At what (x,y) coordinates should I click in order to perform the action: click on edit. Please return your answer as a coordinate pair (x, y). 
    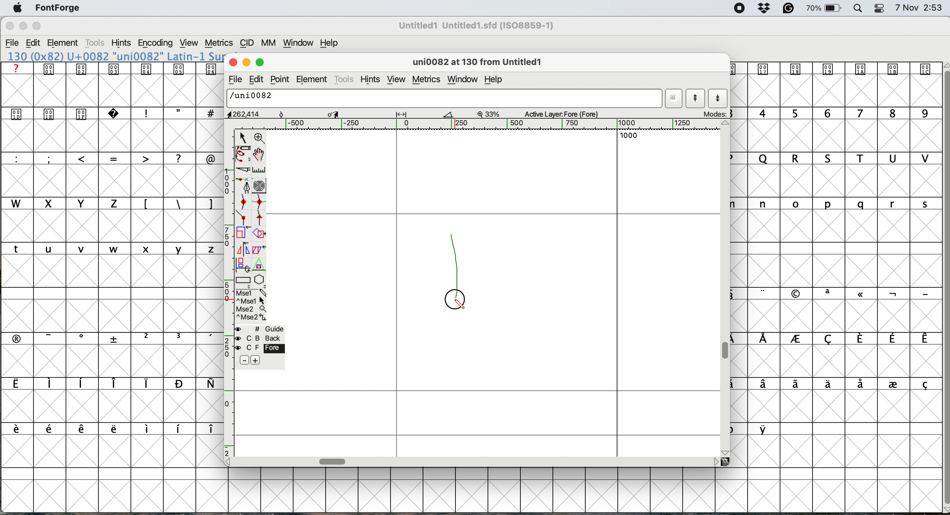
    Looking at the image, I should click on (37, 43).